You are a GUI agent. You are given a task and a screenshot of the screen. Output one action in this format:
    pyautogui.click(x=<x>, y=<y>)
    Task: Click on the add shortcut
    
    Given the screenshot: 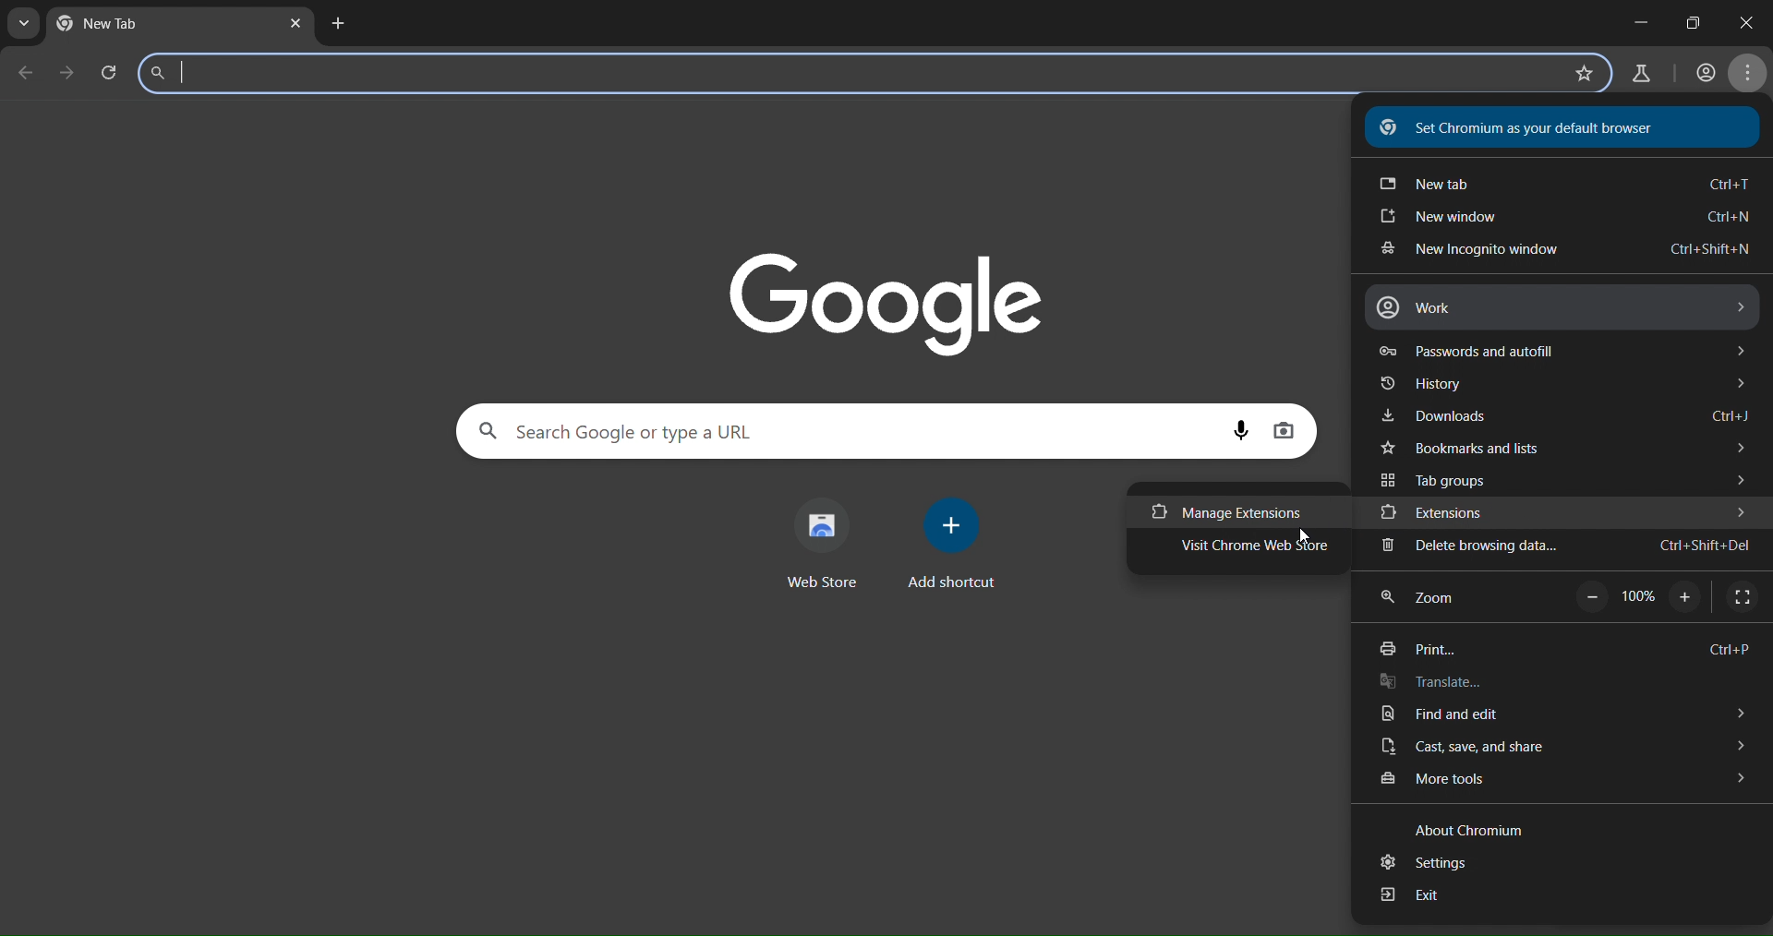 What is the action you would take?
    pyautogui.click(x=951, y=544)
    